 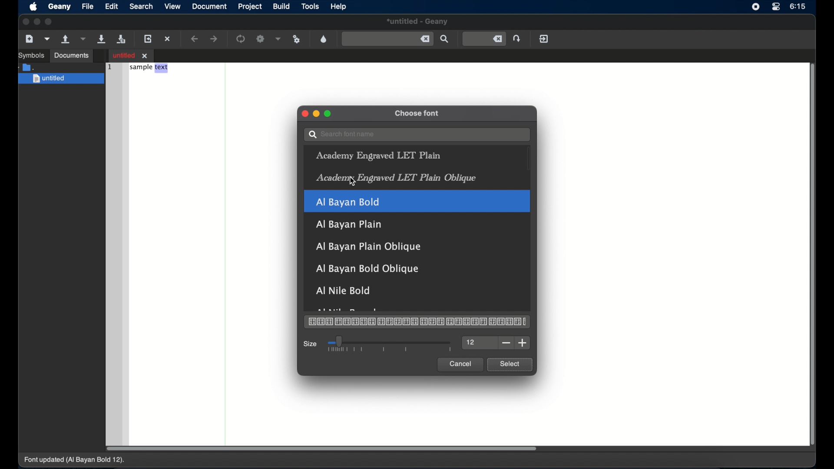 What do you see at coordinates (324, 39) in the screenshot?
I see `open a color chooser dialogue` at bounding box center [324, 39].